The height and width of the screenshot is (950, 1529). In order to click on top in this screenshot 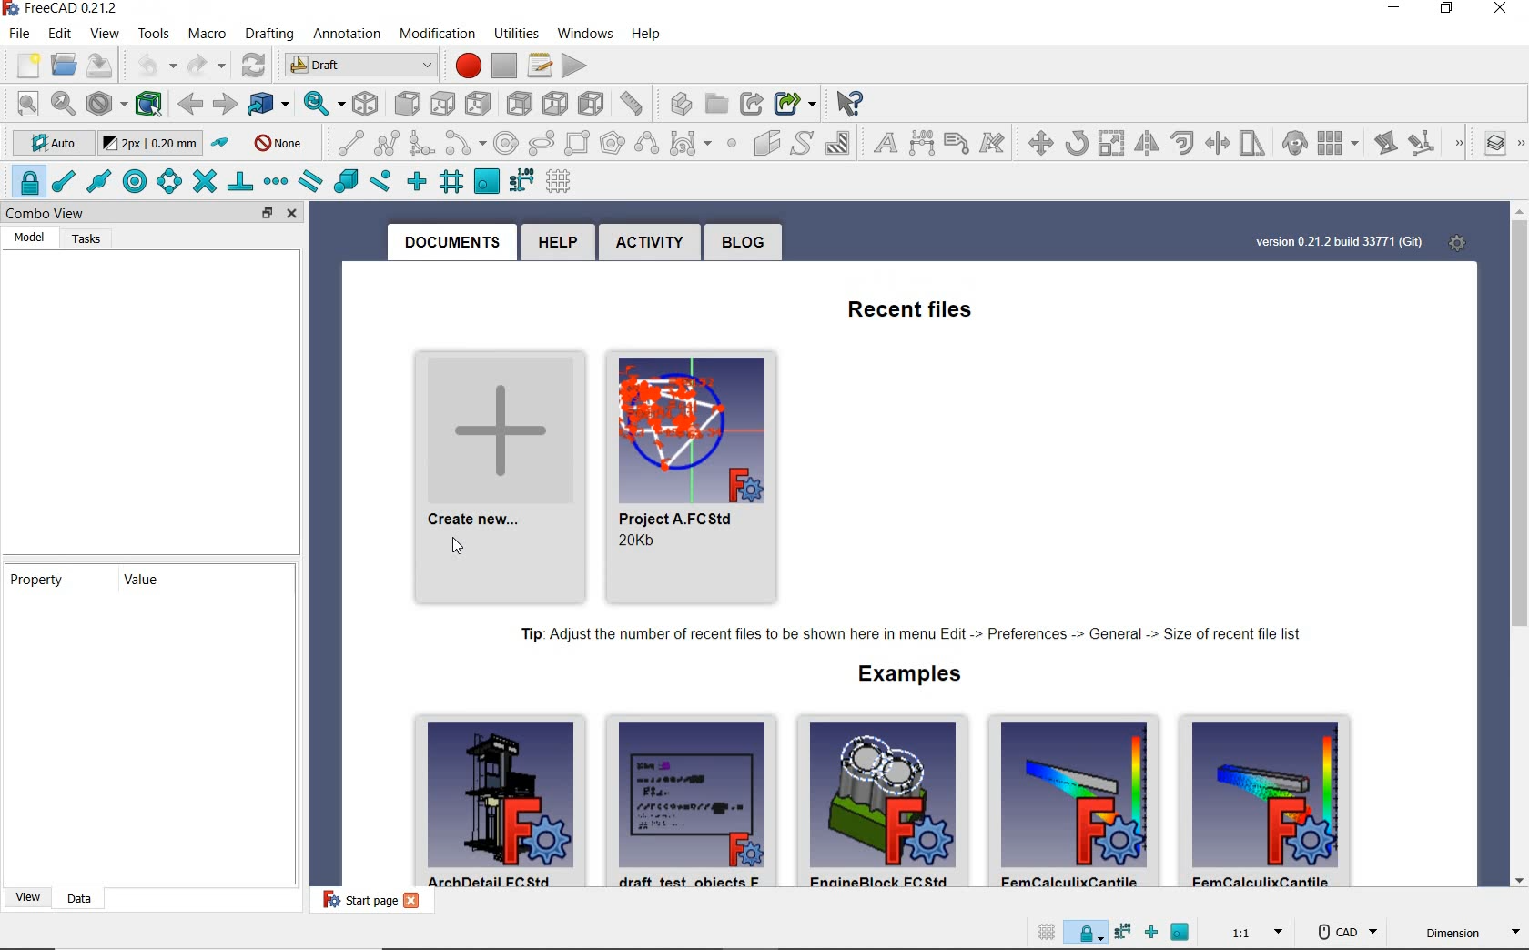, I will do `click(406, 100)`.